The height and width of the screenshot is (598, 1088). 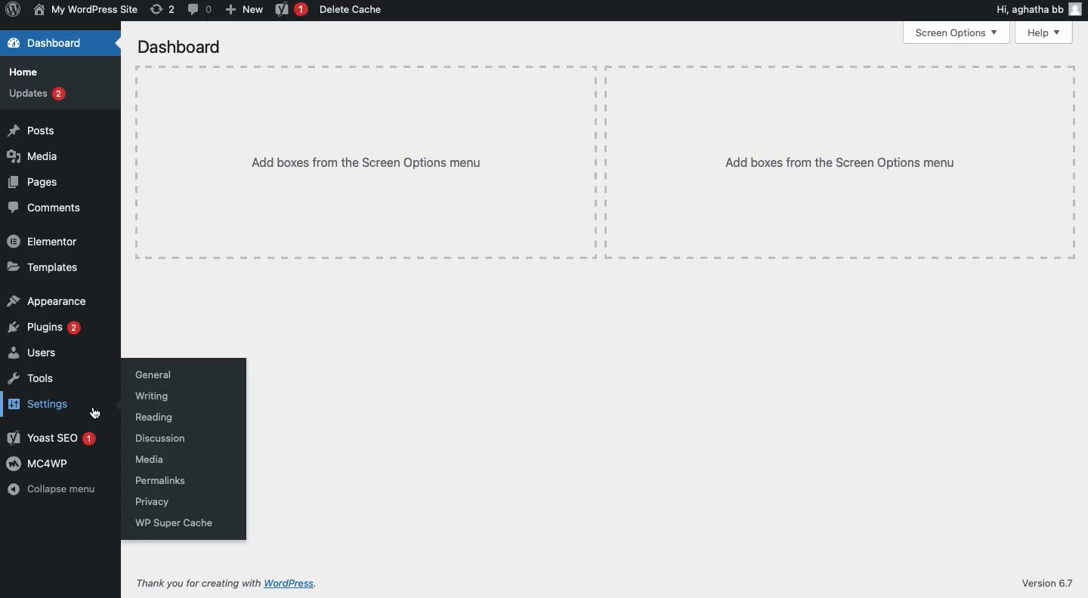 What do you see at coordinates (604, 162) in the screenshot?
I see `Add boxes from the screen options menu` at bounding box center [604, 162].